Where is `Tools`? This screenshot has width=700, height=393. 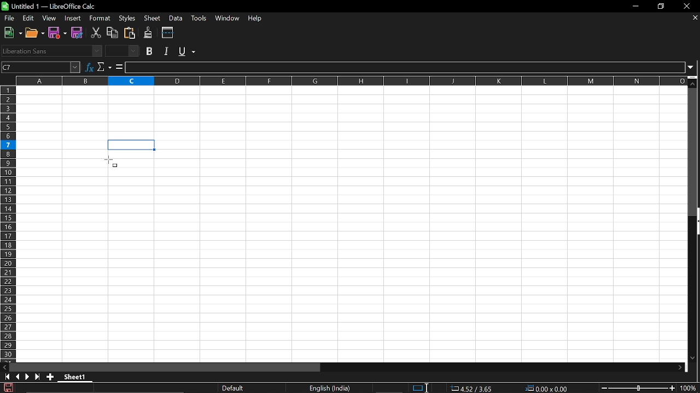 Tools is located at coordinates (198, 19).